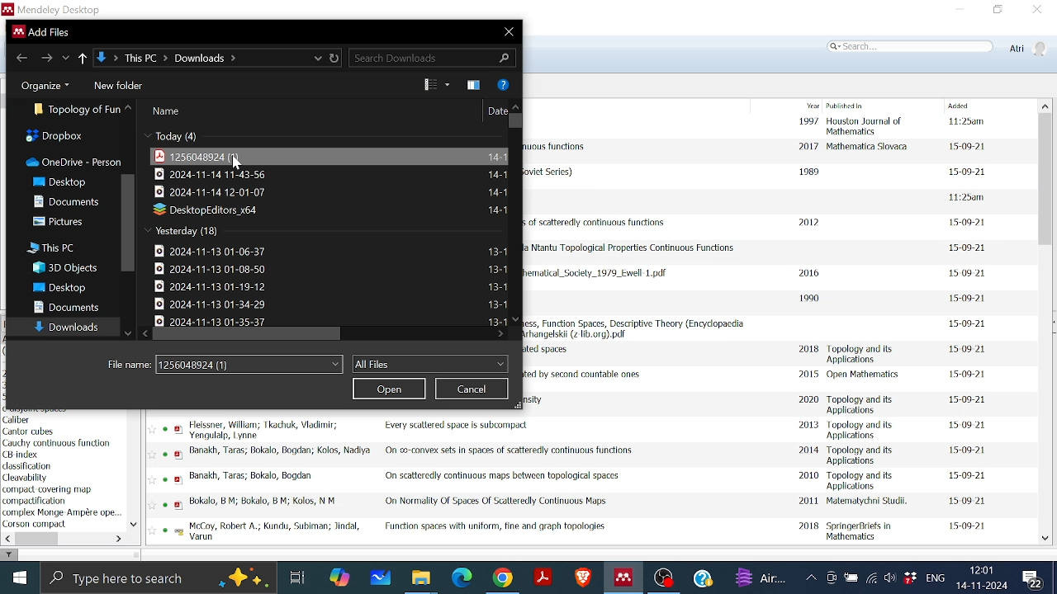 This screenshot has height=594, width=1057. What do you see at coordinates (965, 222) in the screenshot?
I see `date` at bounding box center [965, 222].